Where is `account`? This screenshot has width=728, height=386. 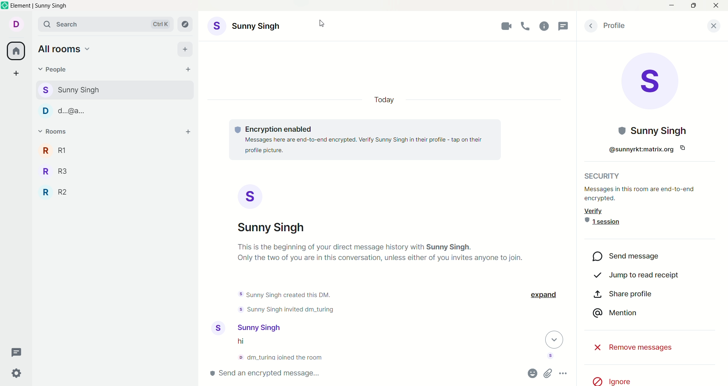
account is located at coordinates (16, 24).